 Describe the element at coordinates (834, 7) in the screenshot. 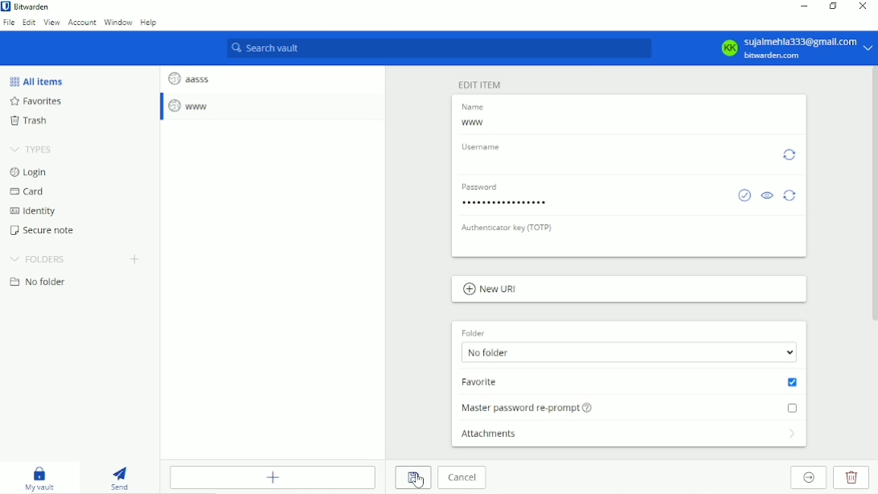

I see `Restore down` at that location.